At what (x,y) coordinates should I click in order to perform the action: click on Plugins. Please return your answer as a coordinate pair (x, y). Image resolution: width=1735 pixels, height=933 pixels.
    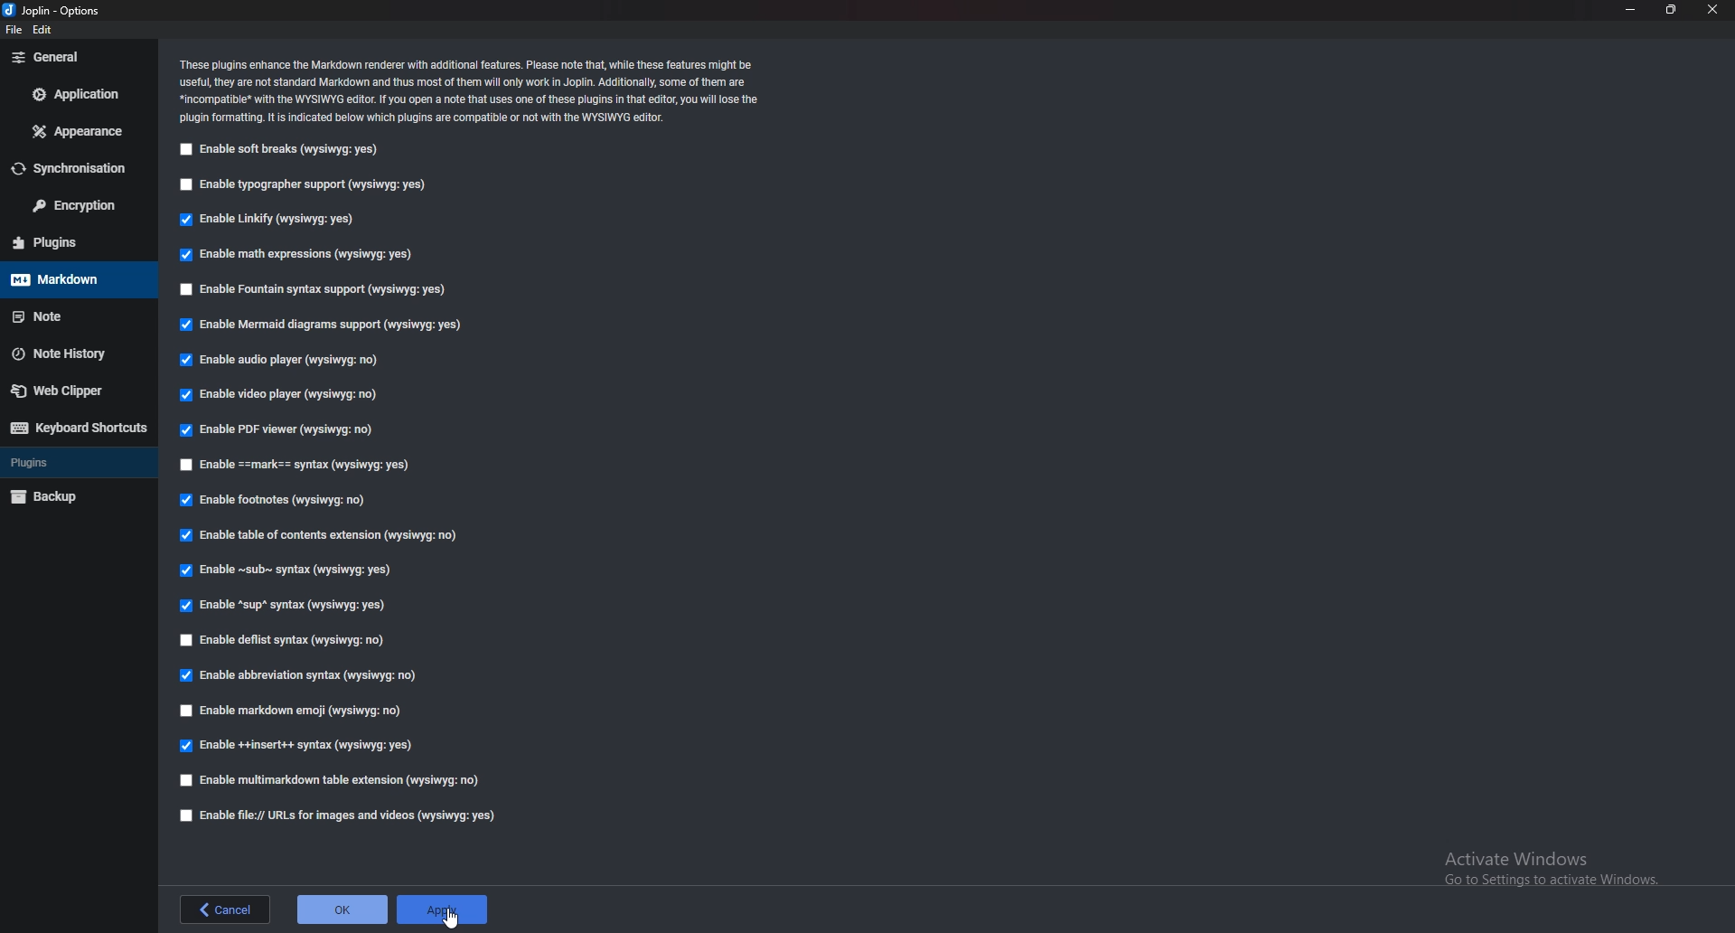
    Looking at the image, I should click on (72, 462).